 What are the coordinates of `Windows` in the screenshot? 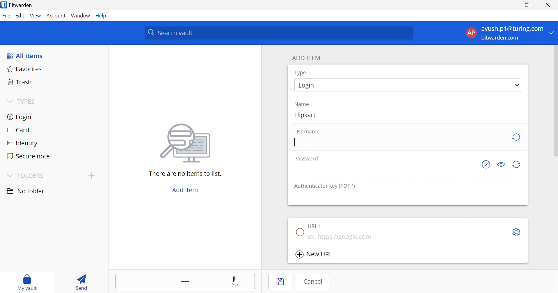 It's located at (81, 16).